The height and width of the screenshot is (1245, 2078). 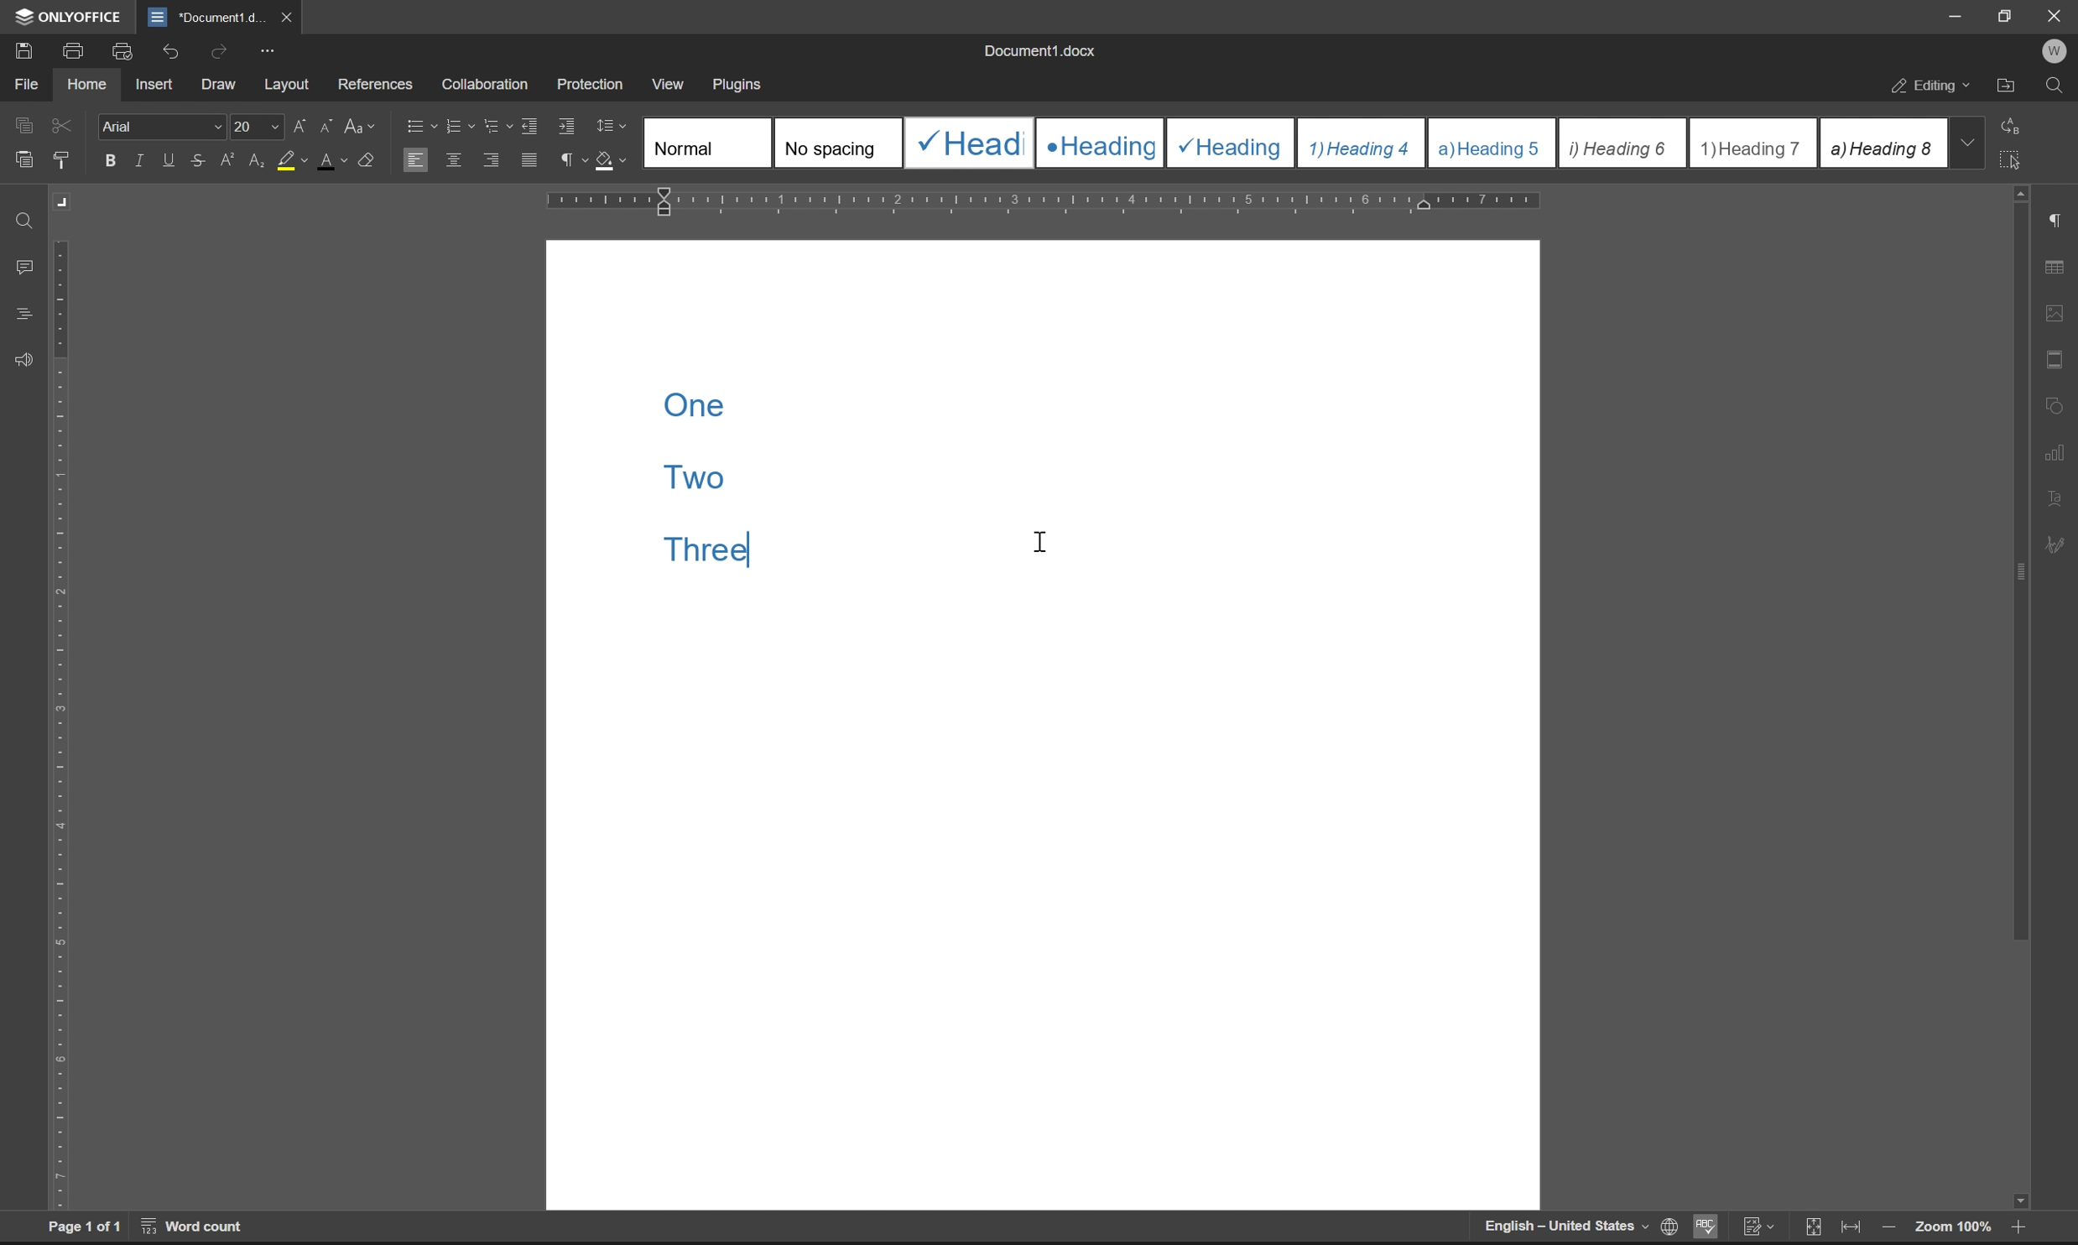 I want to click on Heading 6, so click(x=1621, y=144).